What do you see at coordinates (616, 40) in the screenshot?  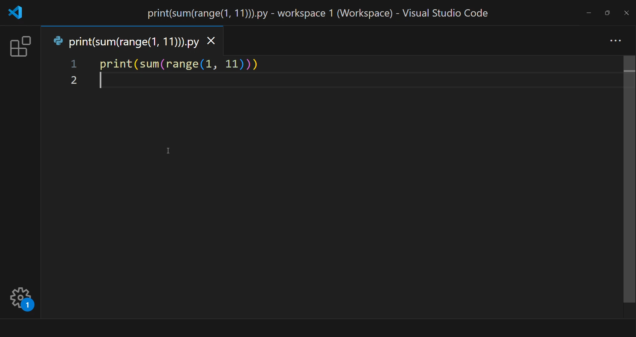 I see `more` at bounding box center [616, 40].